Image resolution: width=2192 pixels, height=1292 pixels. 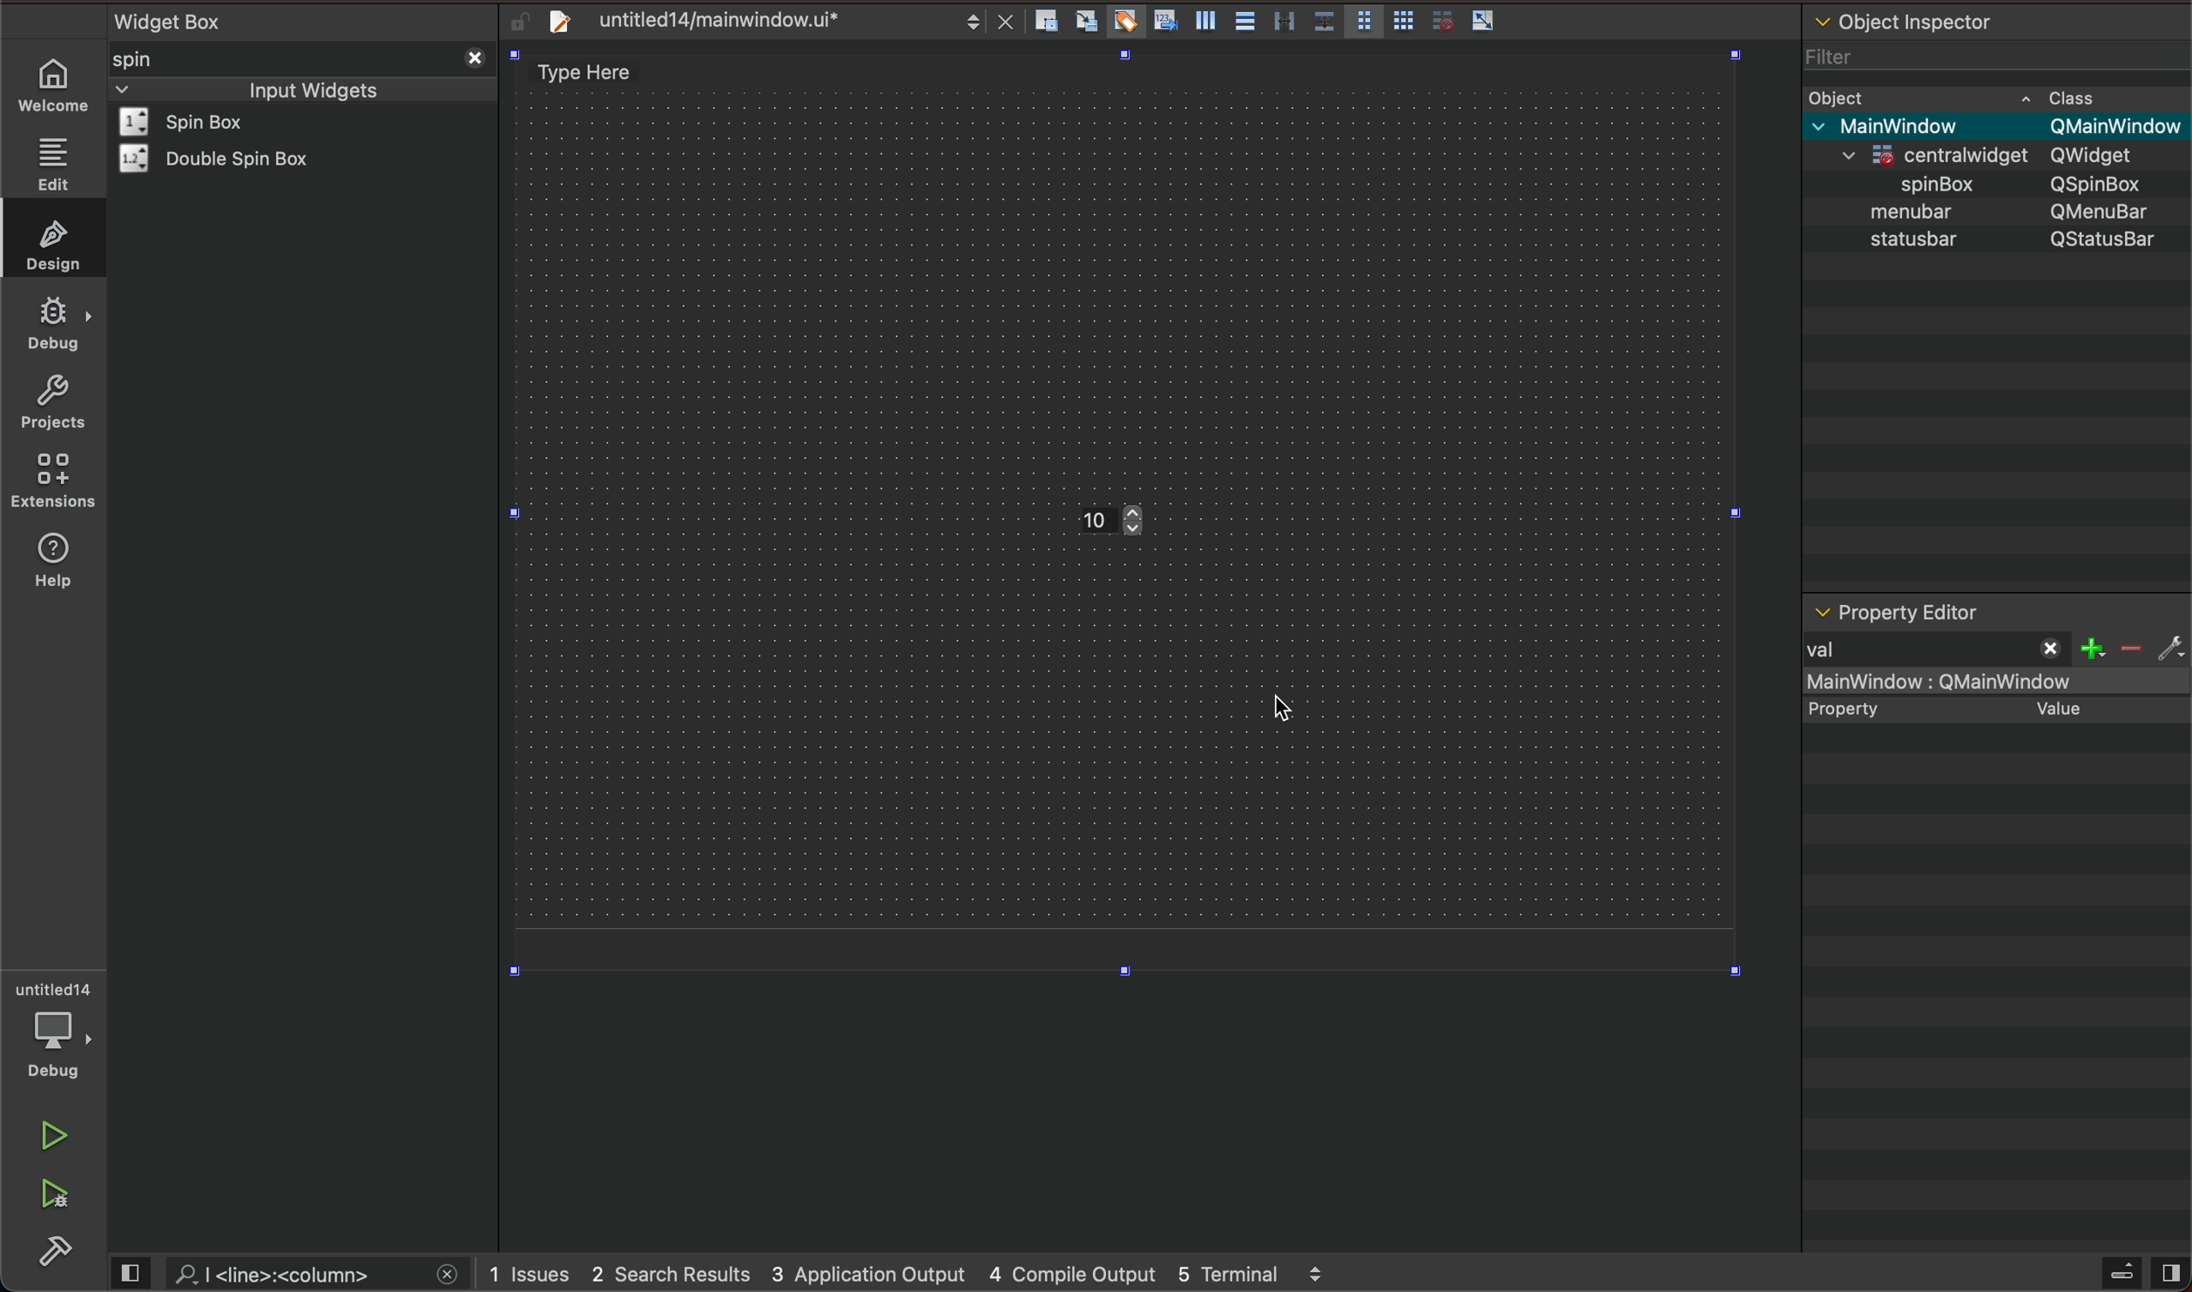 I want to click on WELCOME, so click(x=55, y=86).